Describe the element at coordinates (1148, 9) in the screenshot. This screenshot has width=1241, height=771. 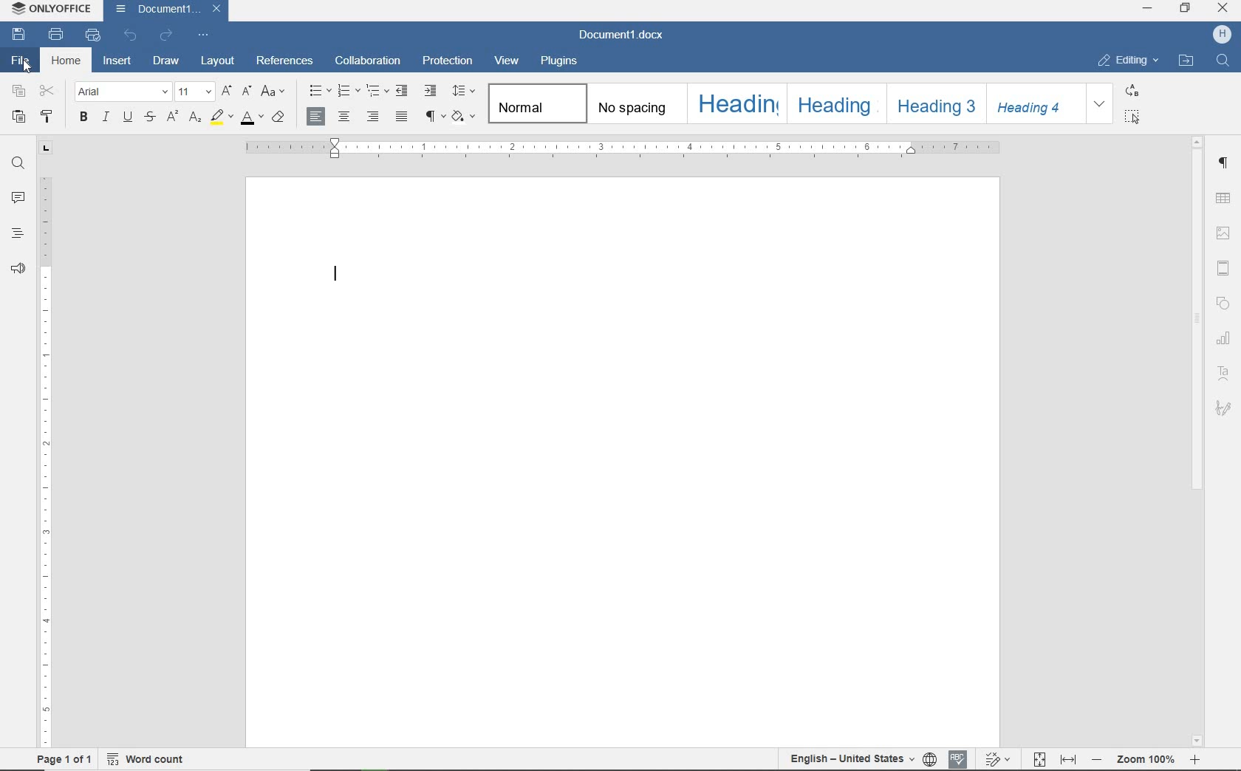
I see `minimize` at that location.